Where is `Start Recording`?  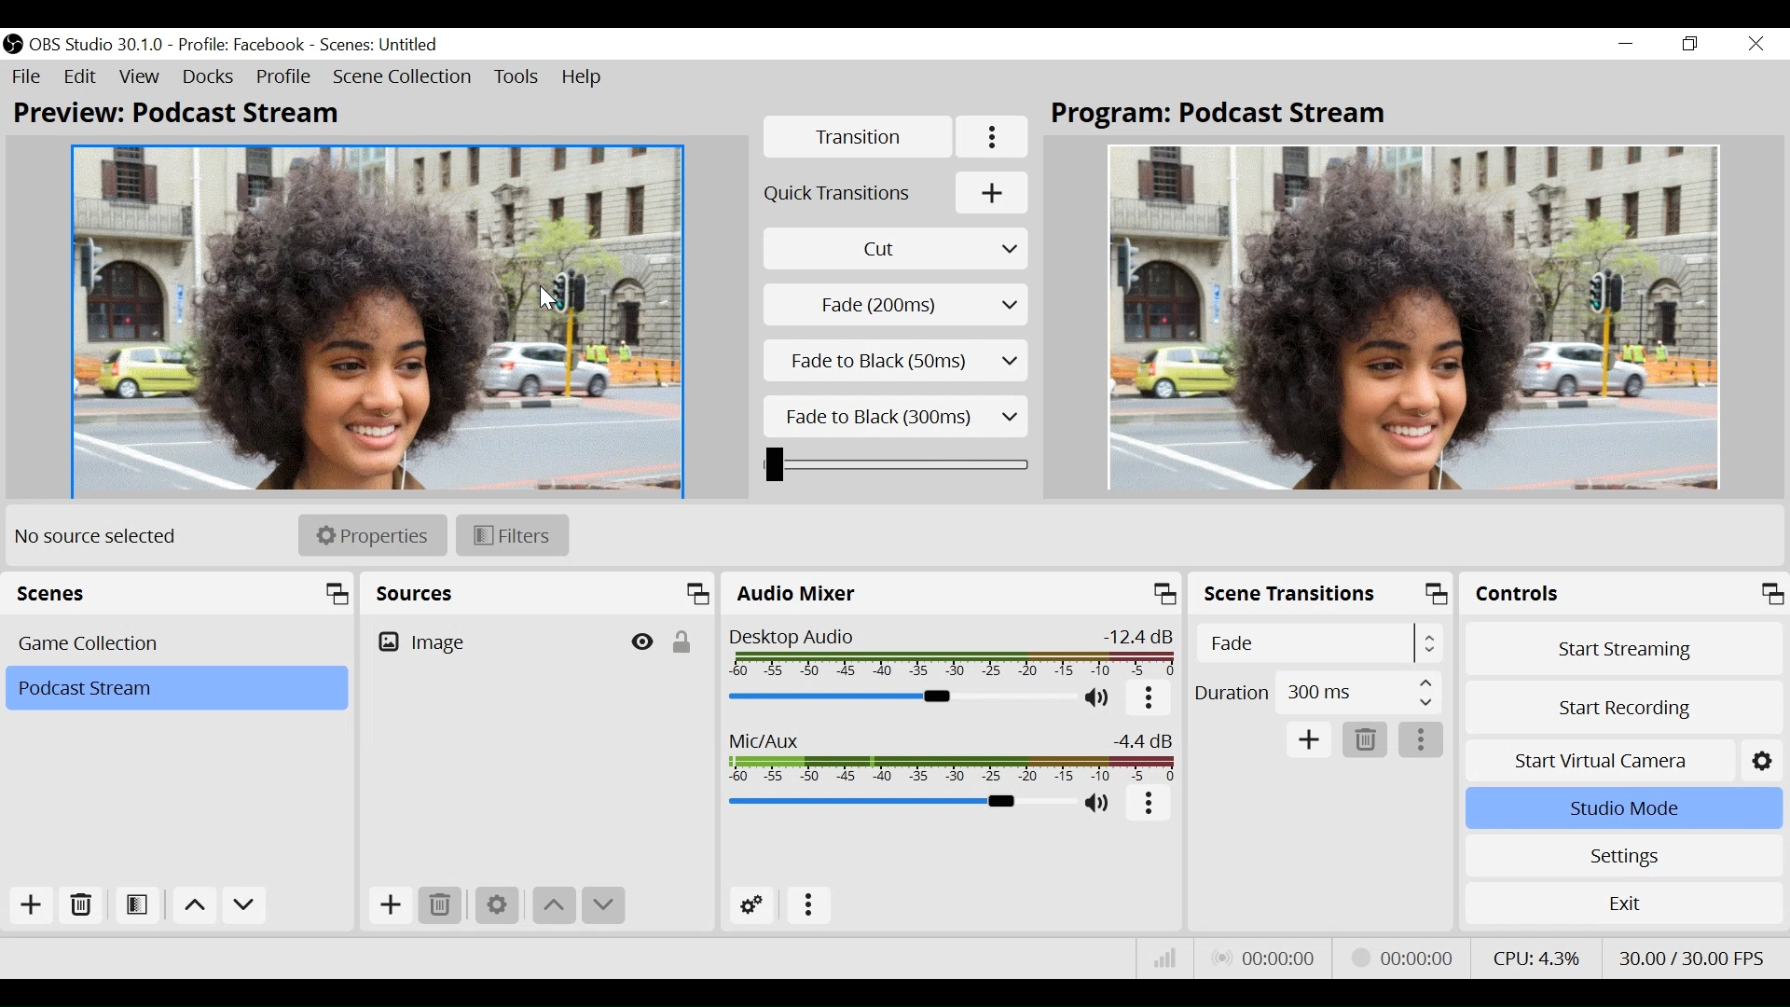 Start Recording is located at coordinates (1621, 707).